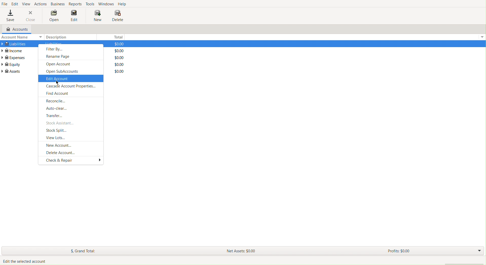  Describe the element at coordinates (56, 116) in the screenshot. I see `Transfer` at that location.